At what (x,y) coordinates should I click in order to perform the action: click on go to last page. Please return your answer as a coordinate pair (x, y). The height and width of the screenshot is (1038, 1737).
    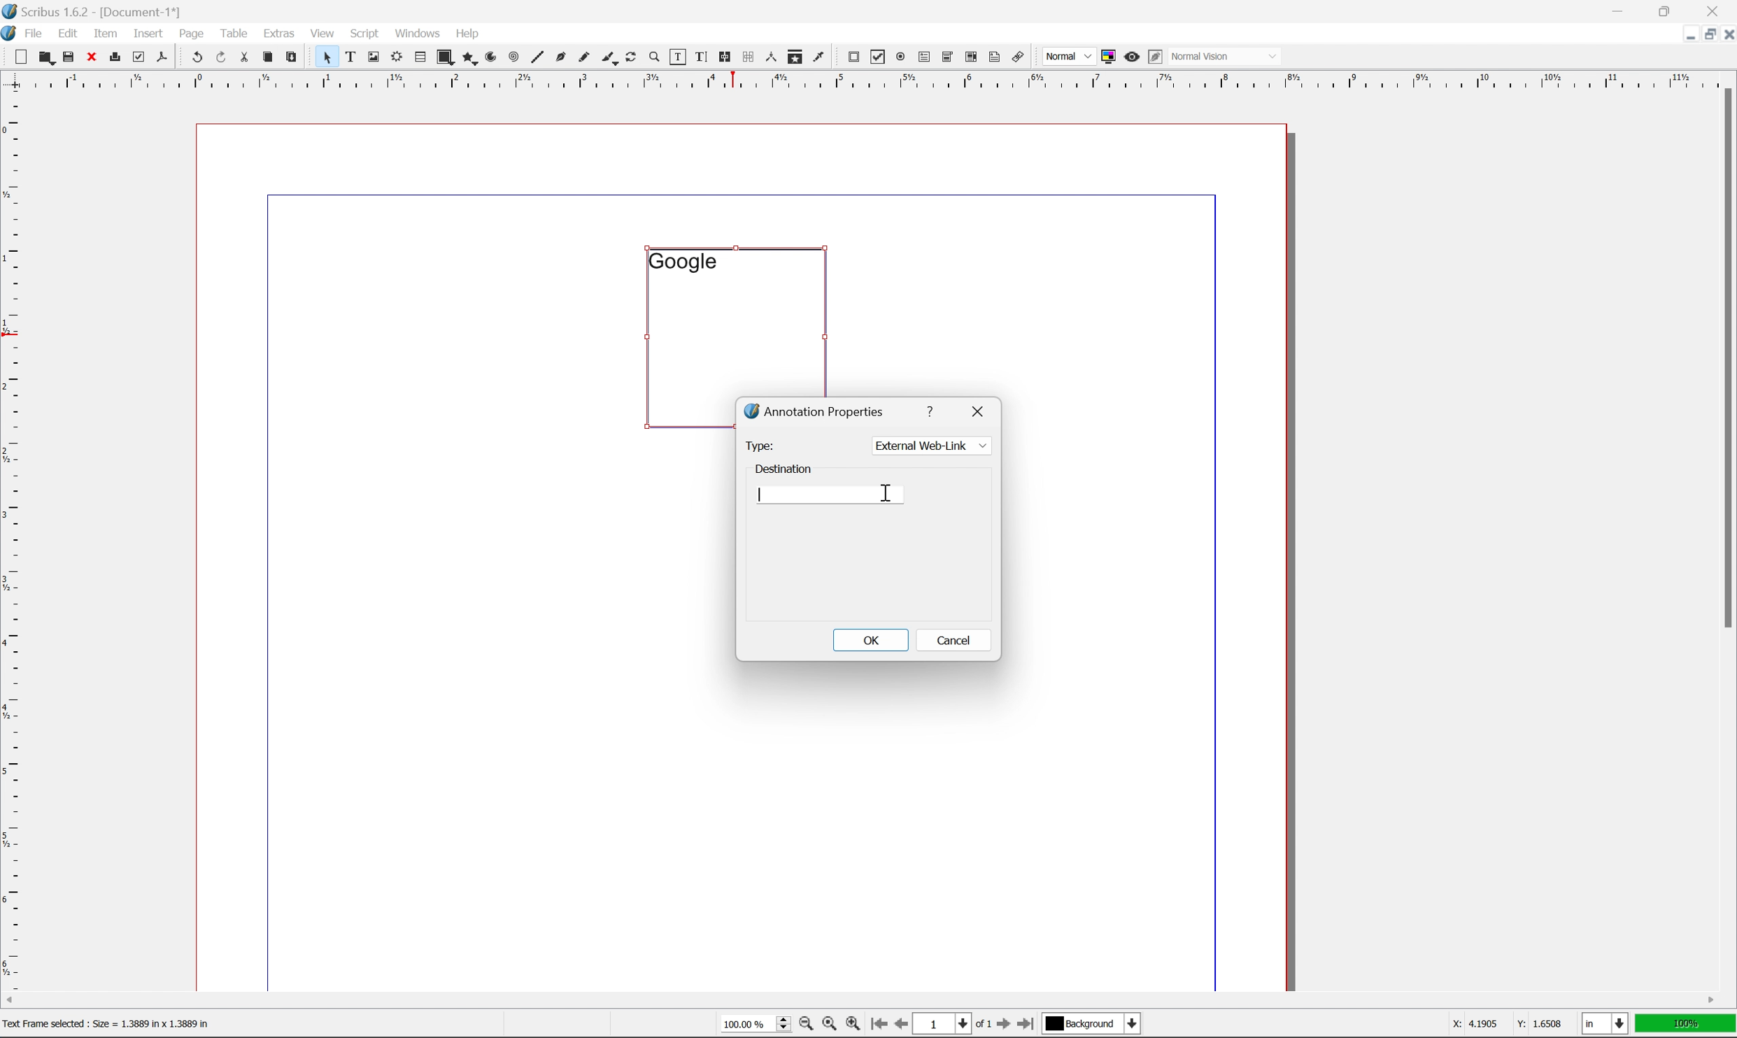
    Looking at the image, I should click on (1025, 1024).